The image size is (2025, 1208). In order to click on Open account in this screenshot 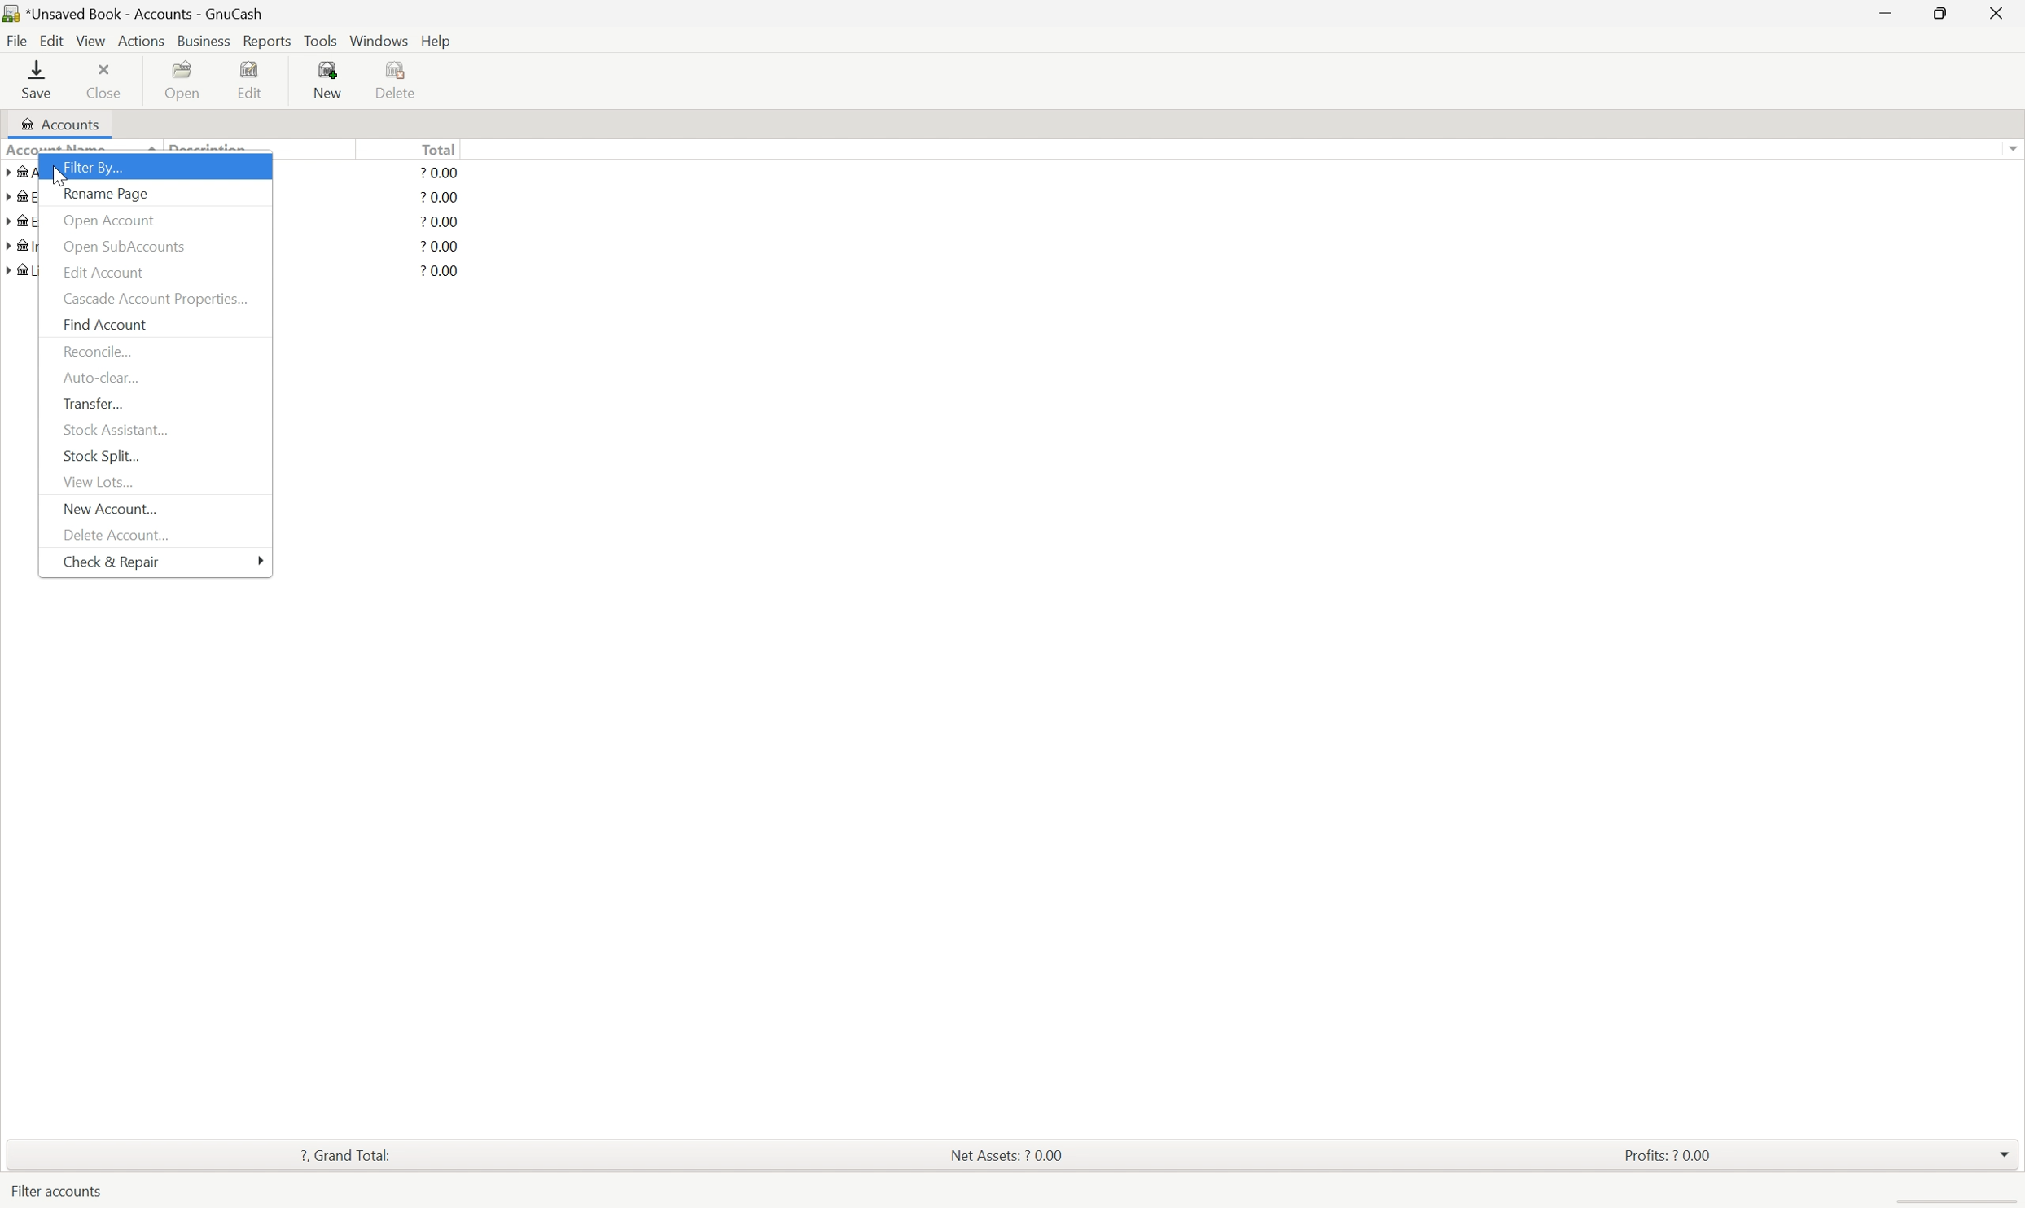, I will do `click(105, 221)`.